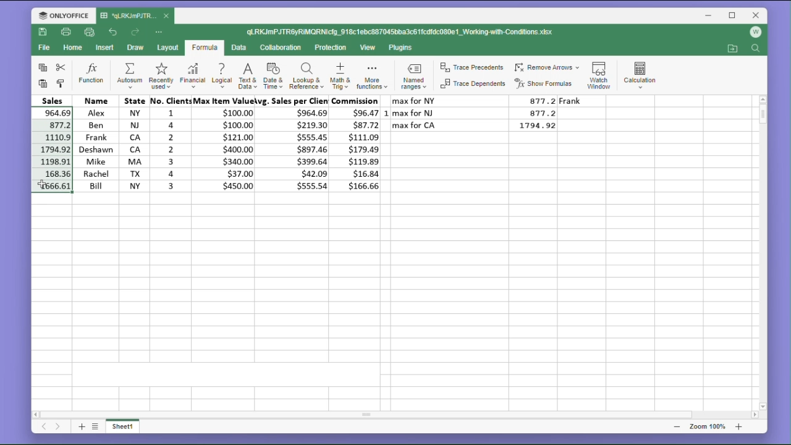 The height and width of the screenshot is (445, 791). What do you see at coordinates (478, 112) in the screenshot?
I see `max for NJ 877.2` at bounding box center [478, 112].